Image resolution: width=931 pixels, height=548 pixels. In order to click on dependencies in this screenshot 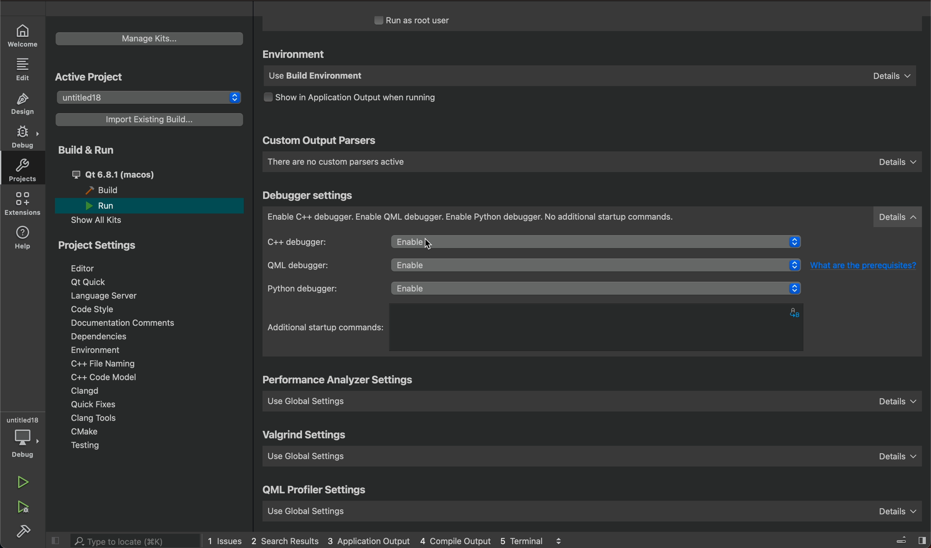, I will do `click(98, 336)`.